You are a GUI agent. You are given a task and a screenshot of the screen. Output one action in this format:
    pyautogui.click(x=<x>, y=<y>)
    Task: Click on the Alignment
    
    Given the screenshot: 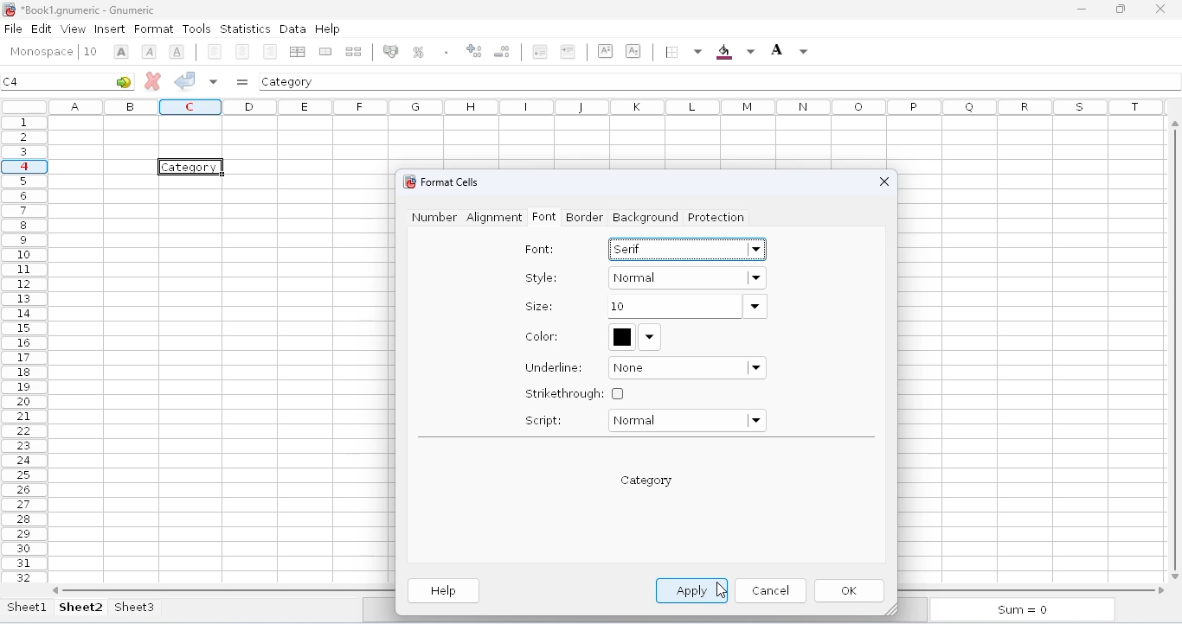 What is the action you would take?
    pyautogui.click(x=495, y=219)
    